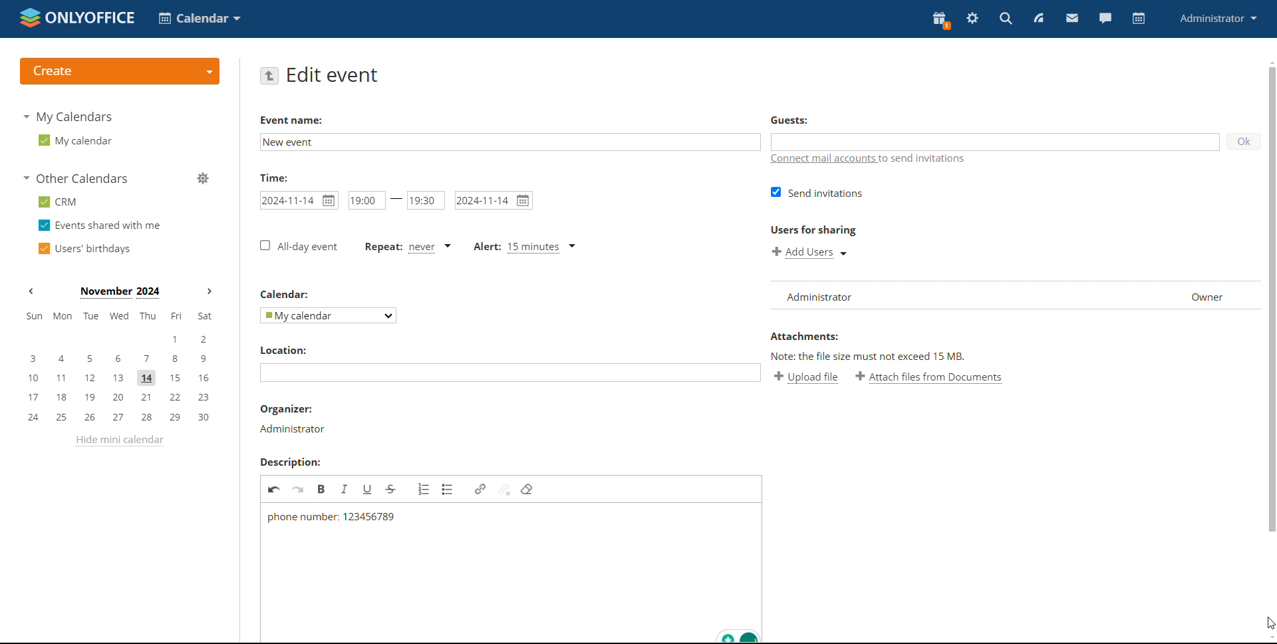 This screenshot has width=1277, height=644. I want to click on start date, so click(298, 200).